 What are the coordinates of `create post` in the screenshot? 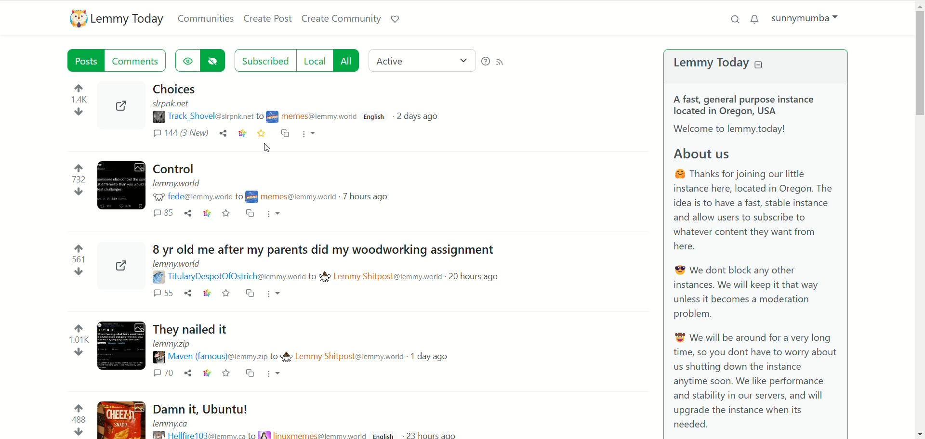 It's located at (268, 19).